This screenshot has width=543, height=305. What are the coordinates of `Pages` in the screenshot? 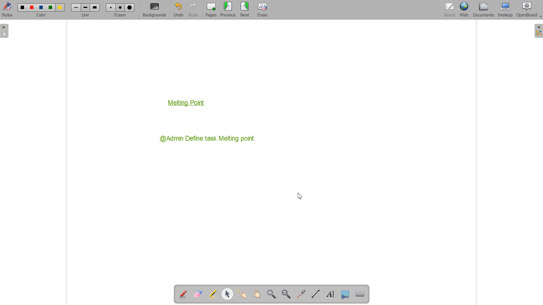 It's located at (210, 10).